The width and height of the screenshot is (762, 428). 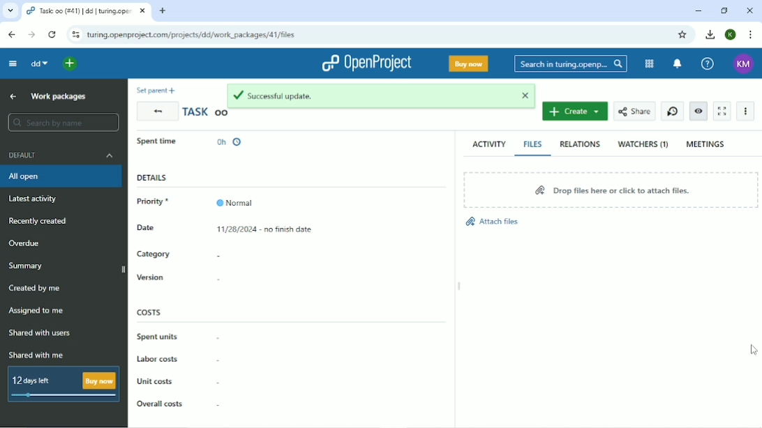 What do you see at coordinates (27, 243) in the screenshot?
I see `Overdue` at bounding box center [27, 243].